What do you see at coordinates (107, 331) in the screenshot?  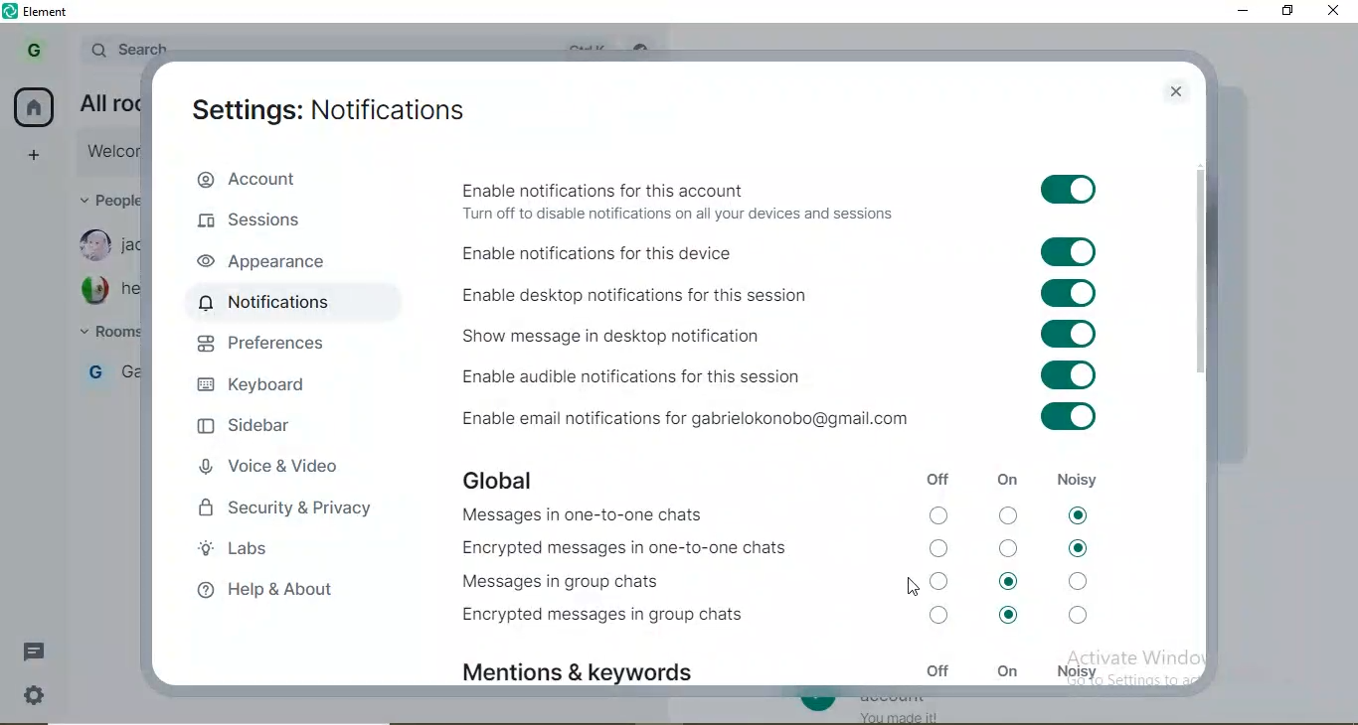 I see `rooms` at bounding box center [107, 331].